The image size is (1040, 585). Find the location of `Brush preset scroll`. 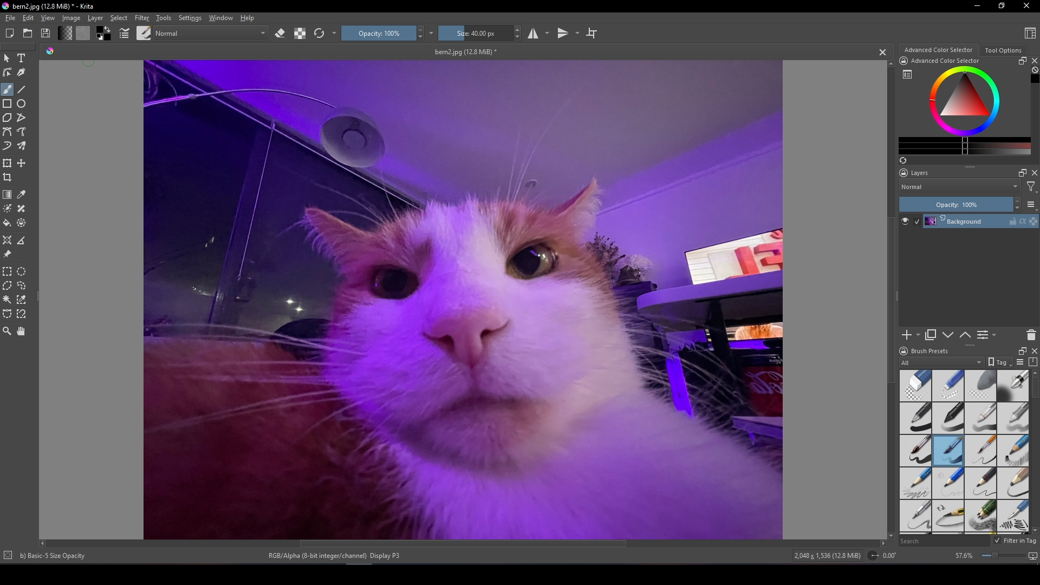

Brush preset scroll is located at coordinates (1035, 452).